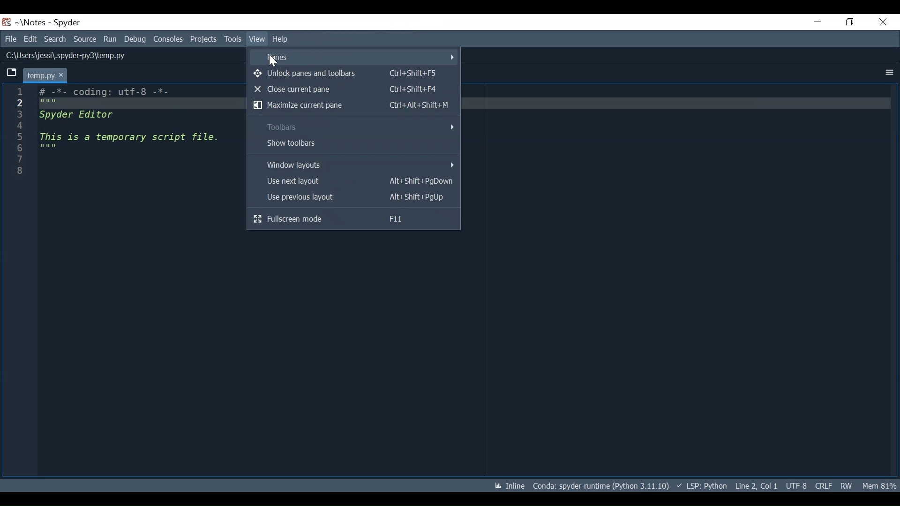 Image resolution: width=900 pixels, height=506 pixels. Describe the element at coordinates (351, 90) in the screenshot. I see `Close current pane` at that location.